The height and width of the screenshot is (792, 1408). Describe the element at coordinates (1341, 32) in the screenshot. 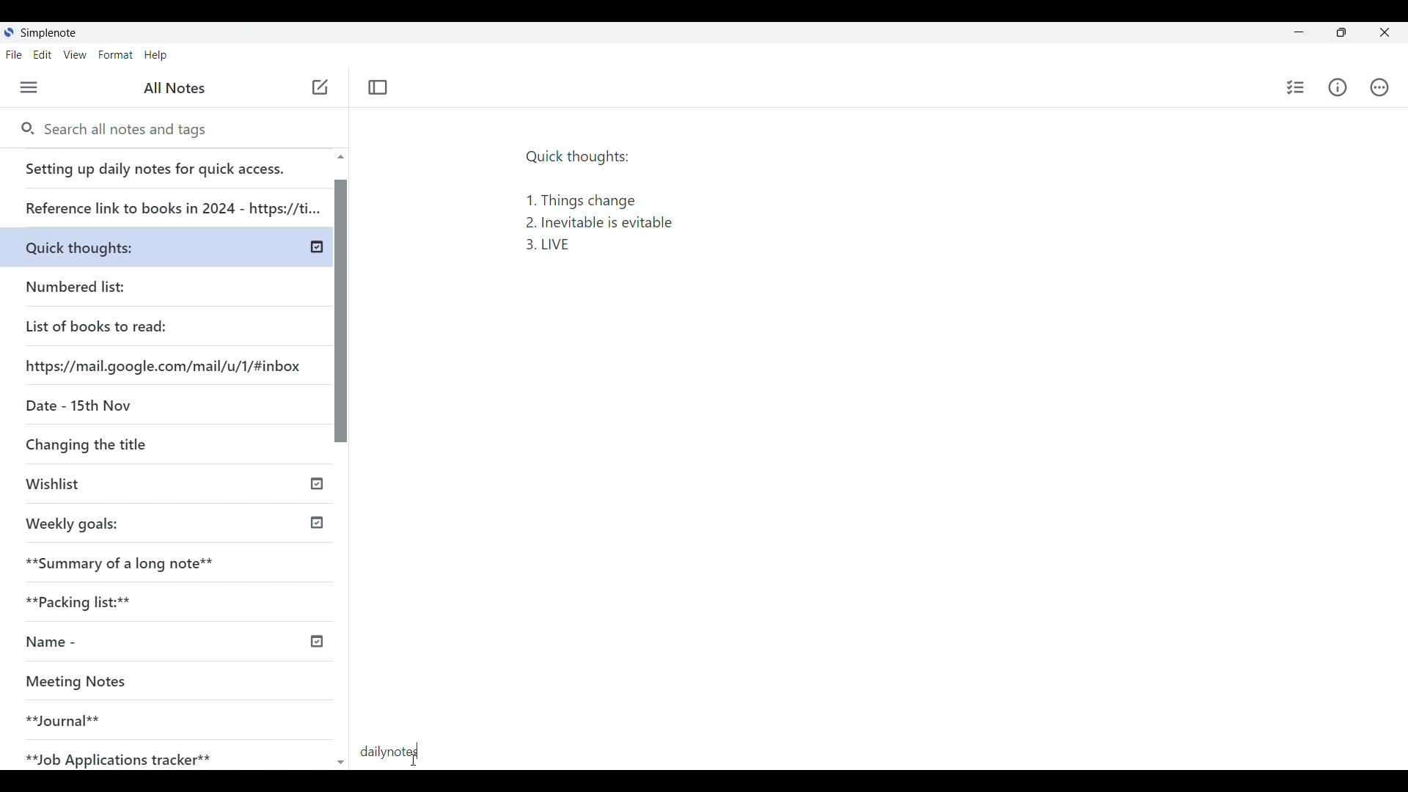

I see `toggle screen size` at that location.